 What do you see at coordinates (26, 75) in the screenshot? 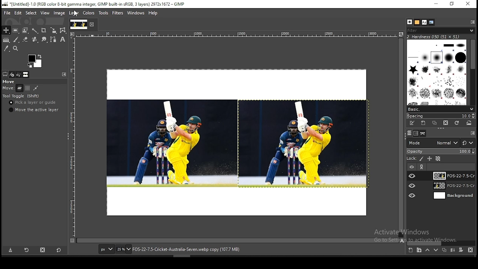
I see `images` at bounding box center [26, 75].